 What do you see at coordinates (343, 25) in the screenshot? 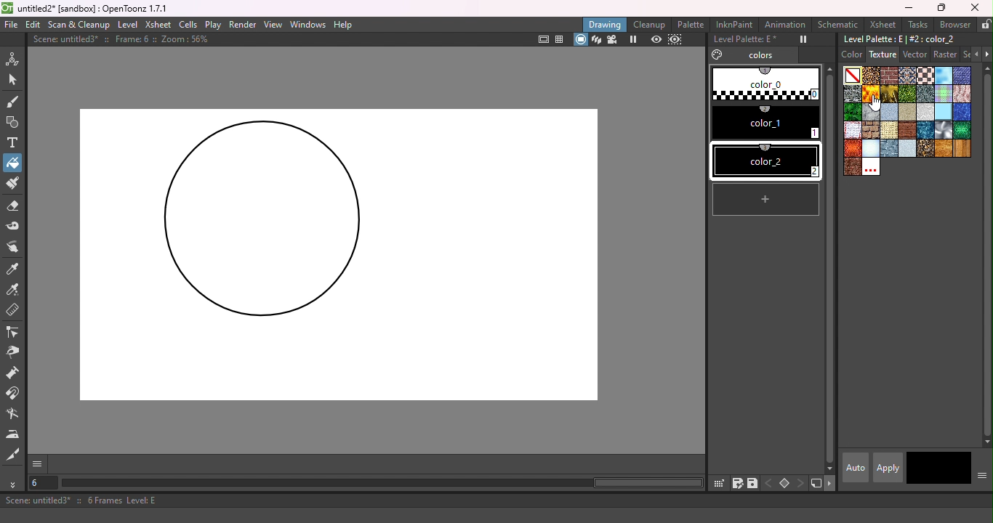
I see `Help` at bounding box center [343, 25].